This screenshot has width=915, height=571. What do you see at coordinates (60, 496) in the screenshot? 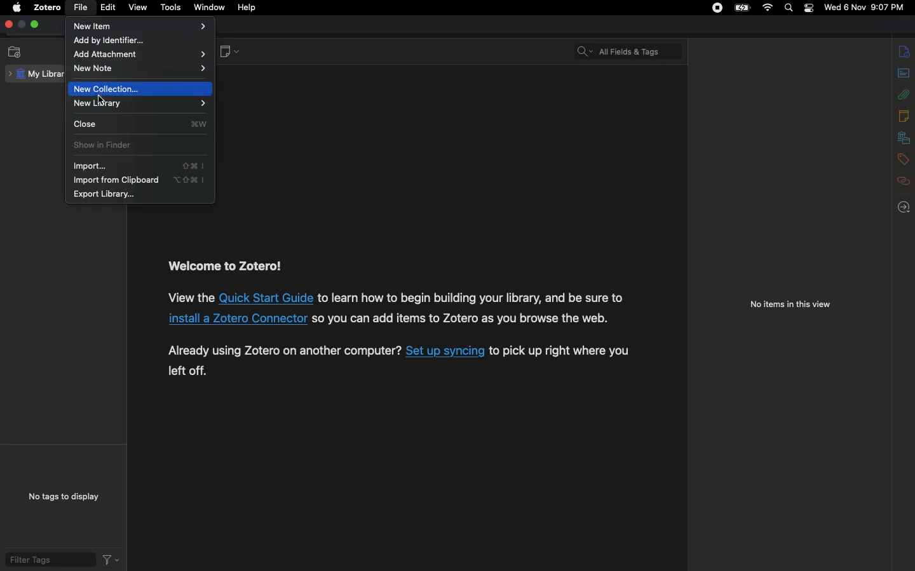
I see `No tags to display` at bounding box center [60, 496].